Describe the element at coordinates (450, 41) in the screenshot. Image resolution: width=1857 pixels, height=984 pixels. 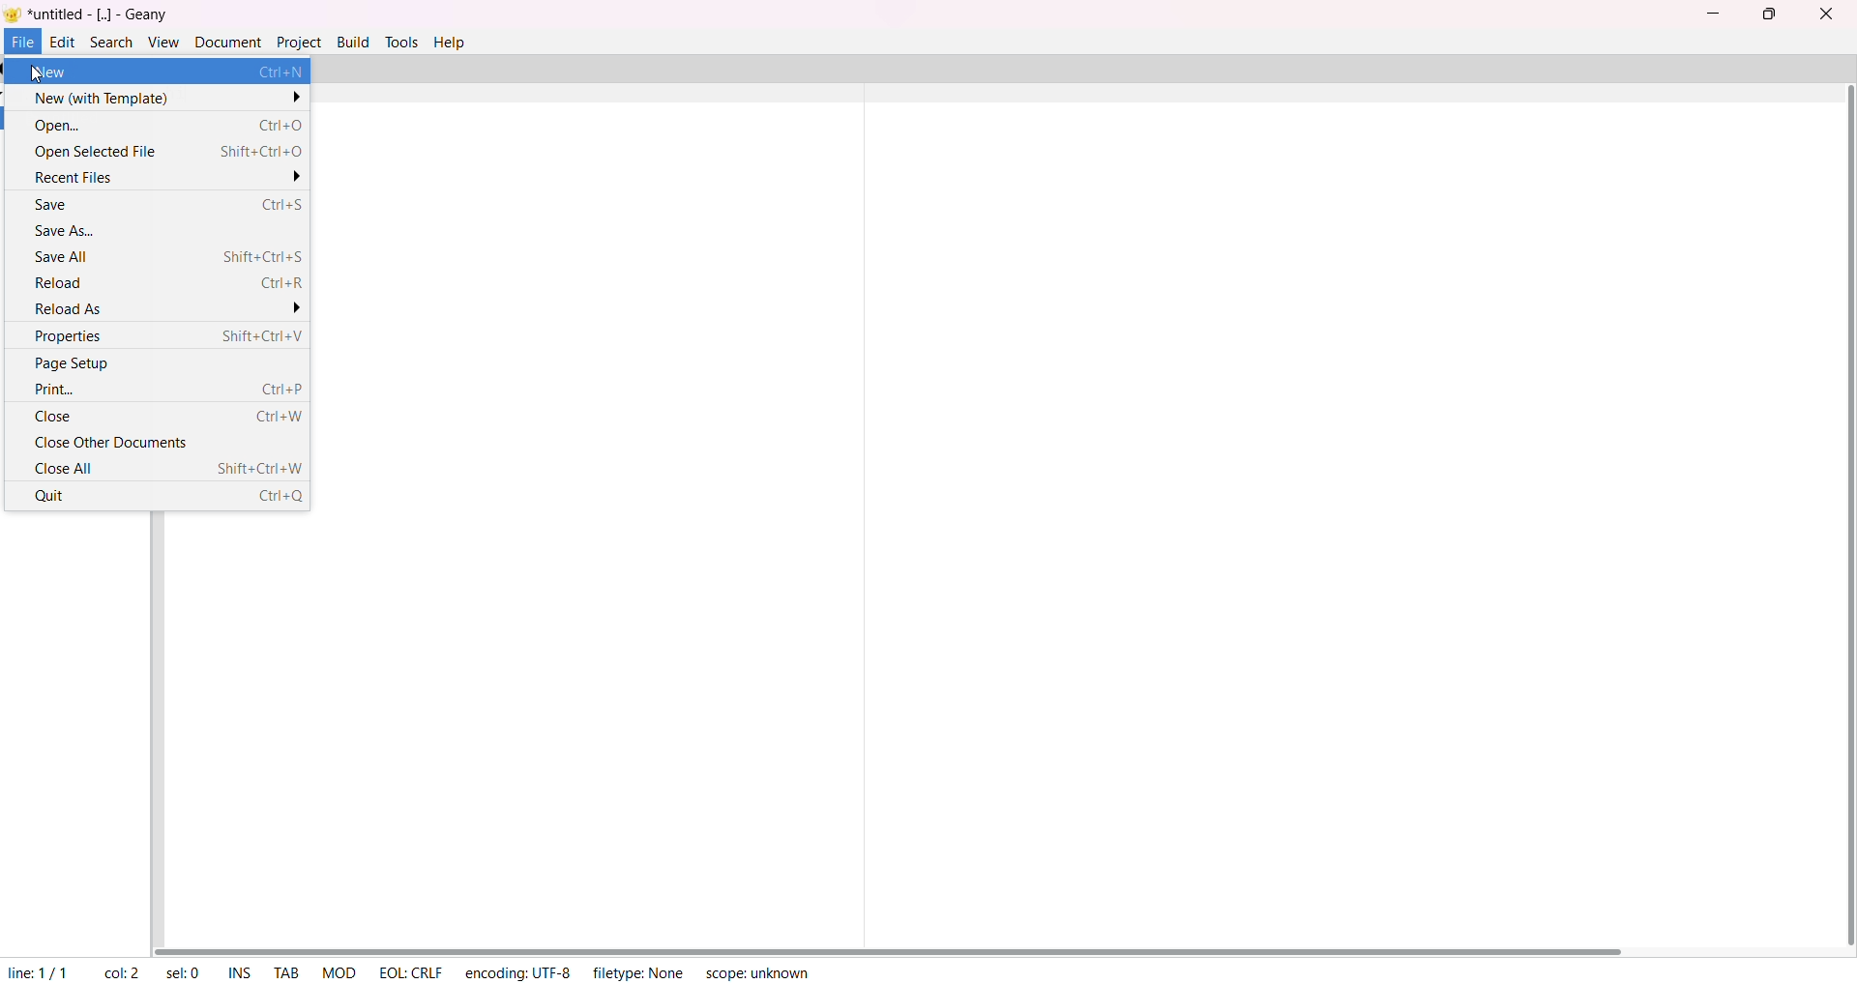
I see `help` at that location.